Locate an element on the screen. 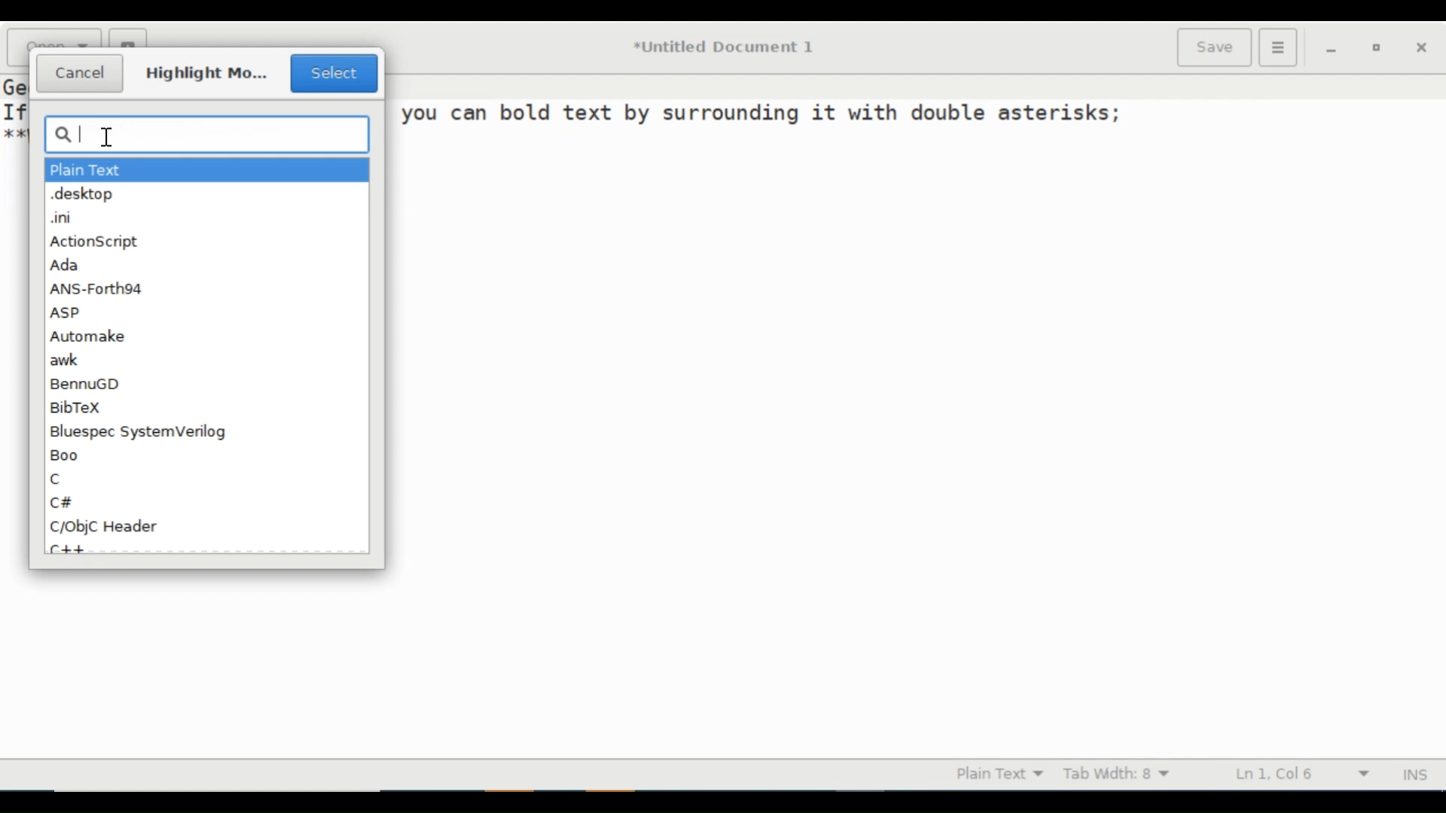 This screenshot has width=1446, height=813. Boo is located at coordinates (66, 456).